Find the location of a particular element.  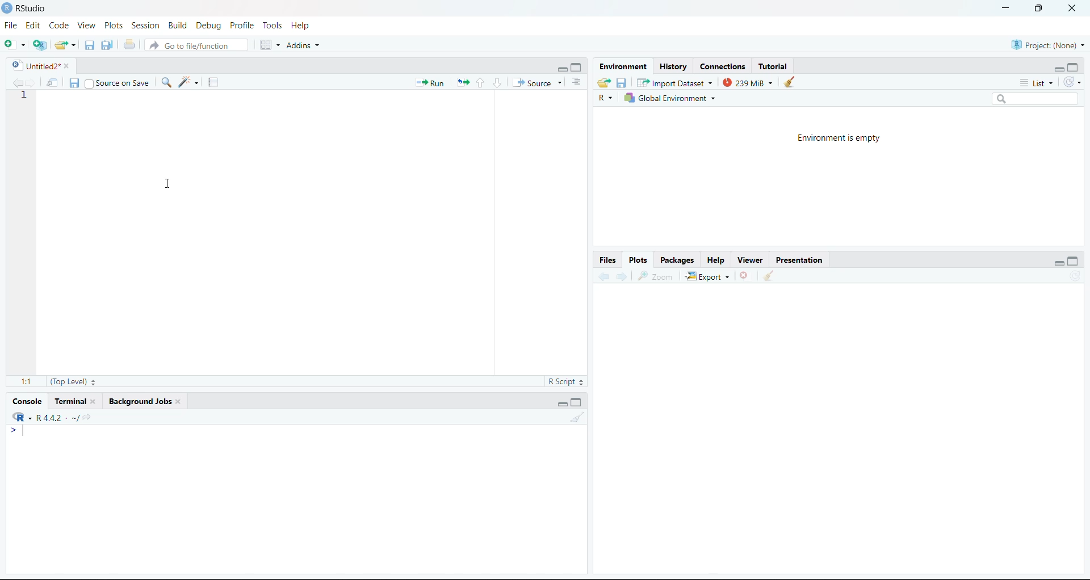

Compile Report (Ctrl + Shift + K) is located at coordinates (213, 81).